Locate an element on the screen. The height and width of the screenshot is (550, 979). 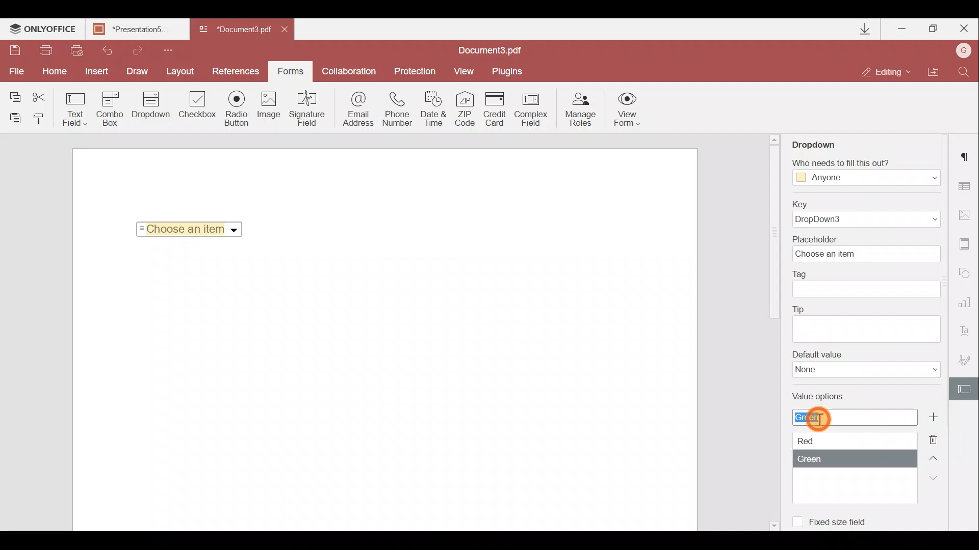
Fixed size field is located at coordinates (844, 524).